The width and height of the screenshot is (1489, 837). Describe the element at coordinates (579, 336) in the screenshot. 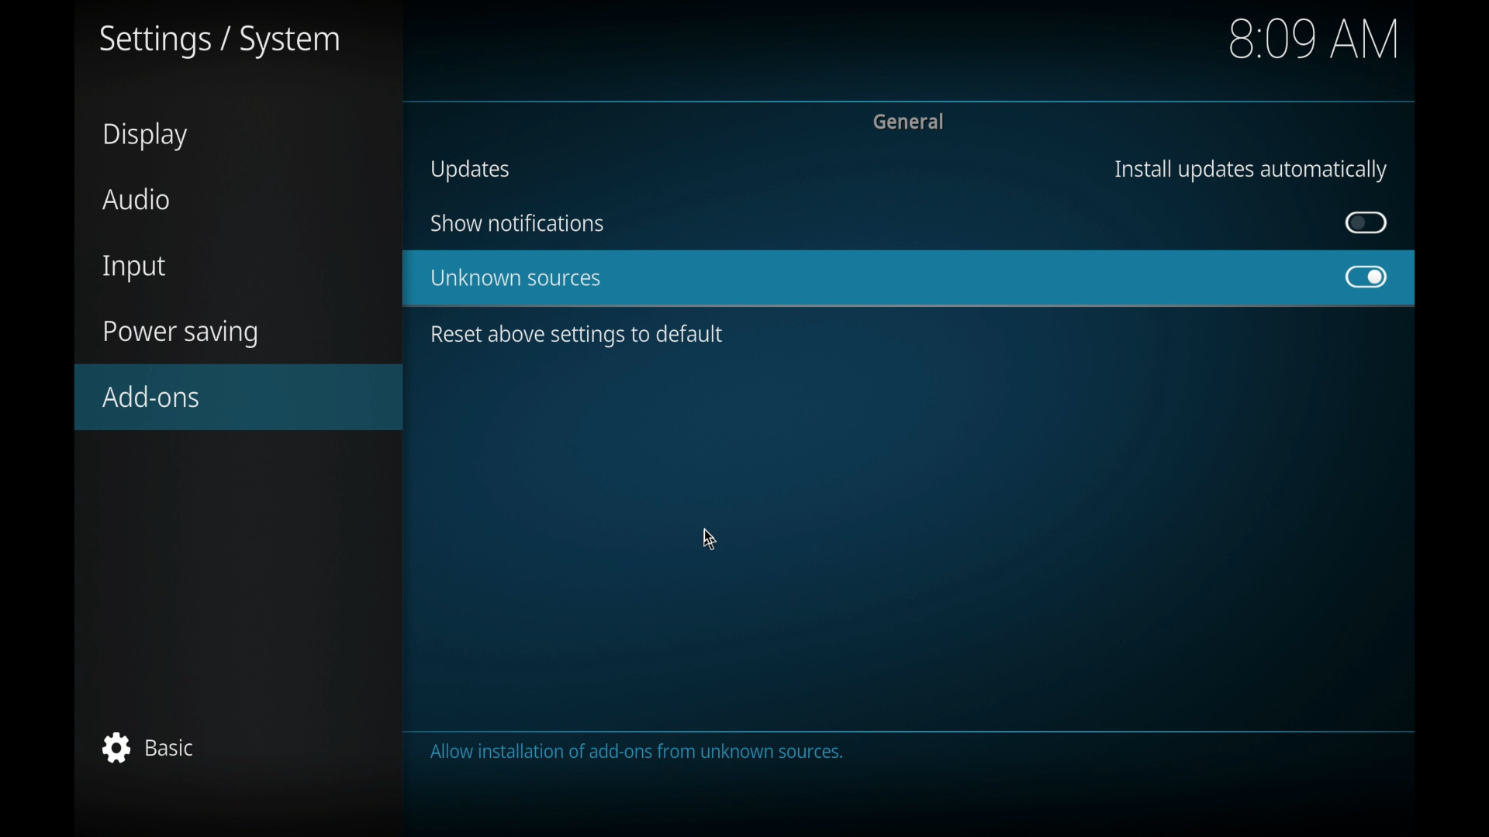

I see `reset above settings to default` at that location.